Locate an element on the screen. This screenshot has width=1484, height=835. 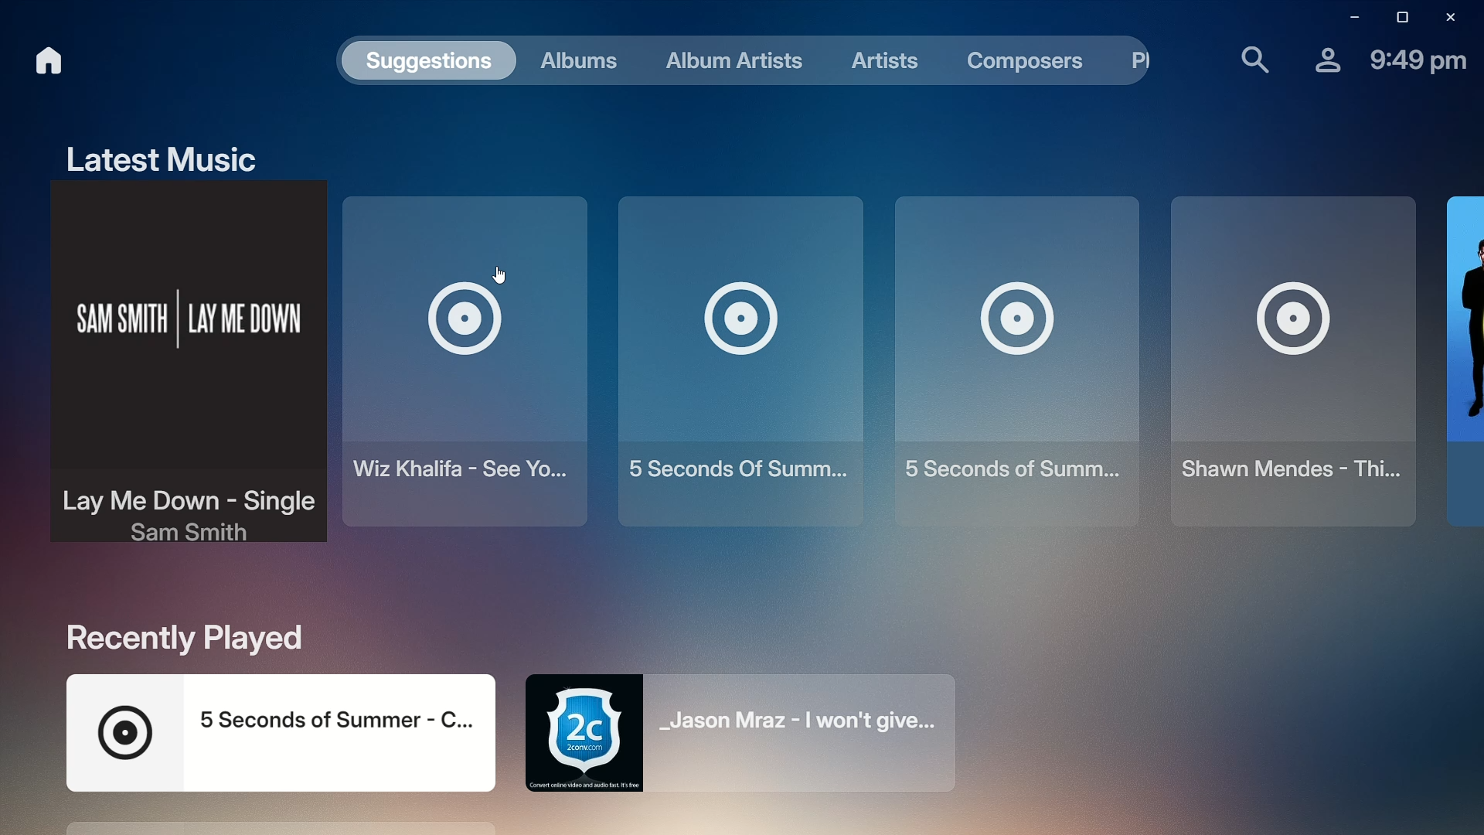
Home is located at coordinates (38, 60).